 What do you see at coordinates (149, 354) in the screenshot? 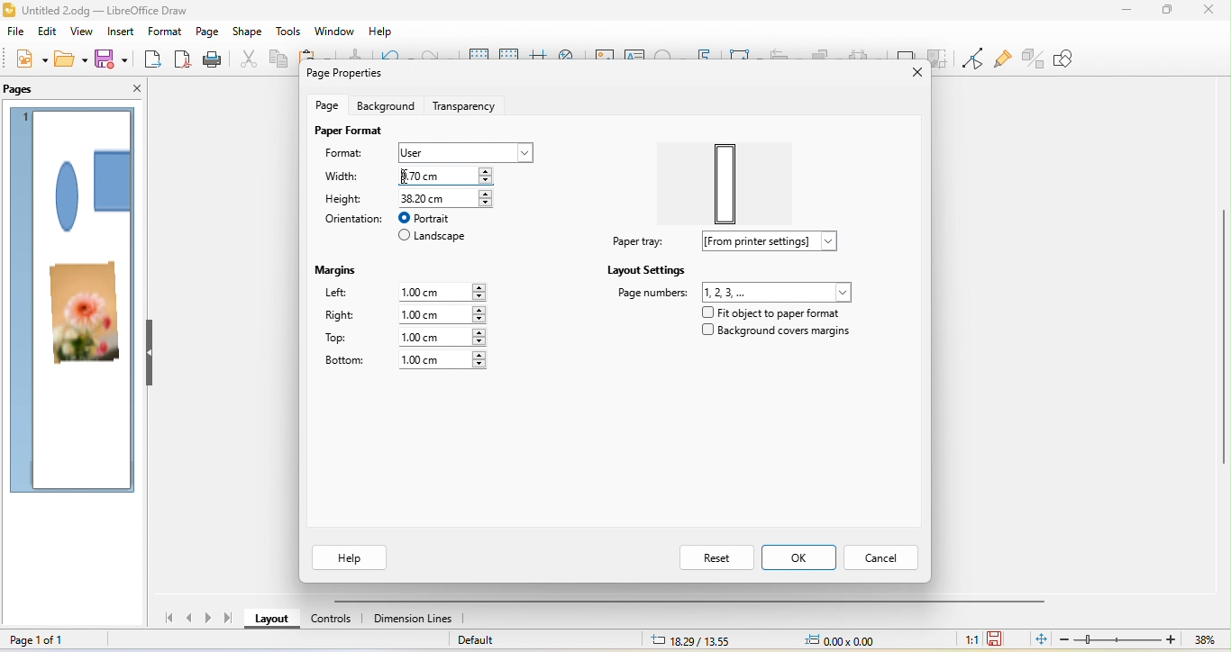
I see `hide` at bounding box center [149, 354].